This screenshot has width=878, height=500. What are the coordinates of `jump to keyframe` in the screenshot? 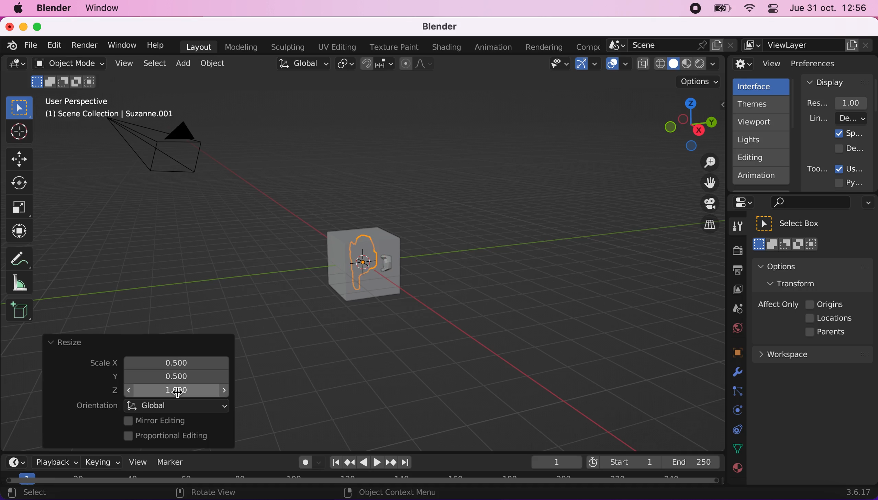 It's located at (391, 464).